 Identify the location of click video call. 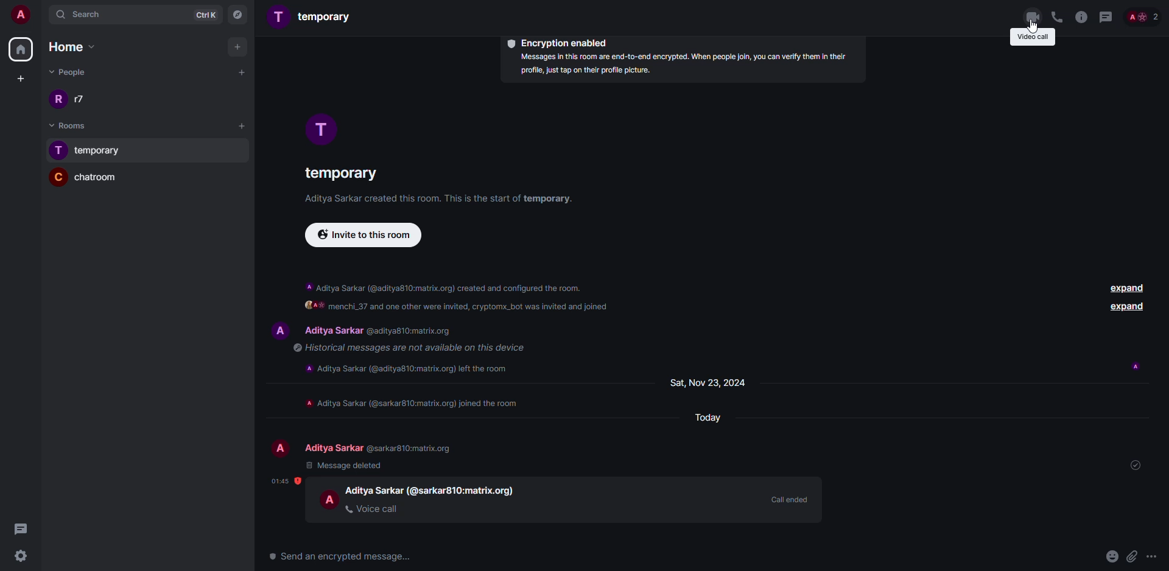
(1033, 16).